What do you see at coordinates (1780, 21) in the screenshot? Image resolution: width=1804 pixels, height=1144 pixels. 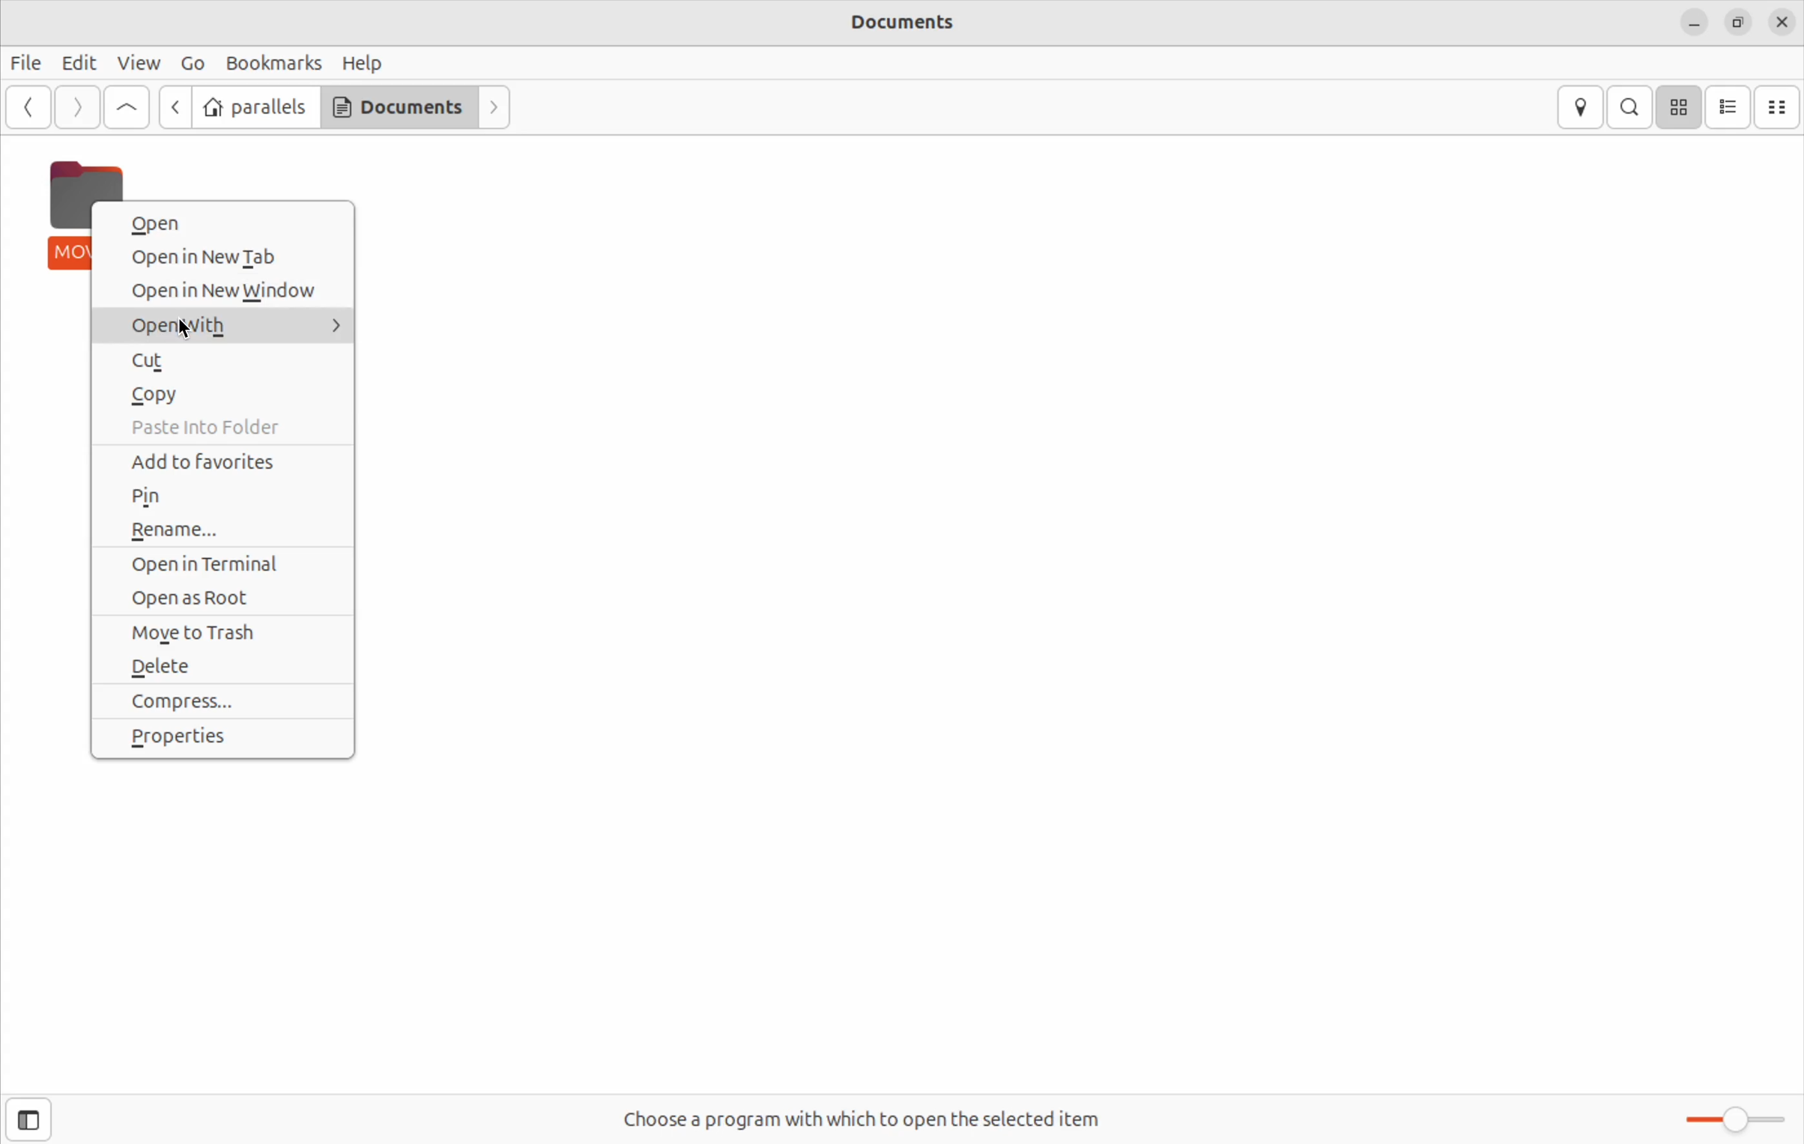 I see `close` at bounding box center [1780, 21].